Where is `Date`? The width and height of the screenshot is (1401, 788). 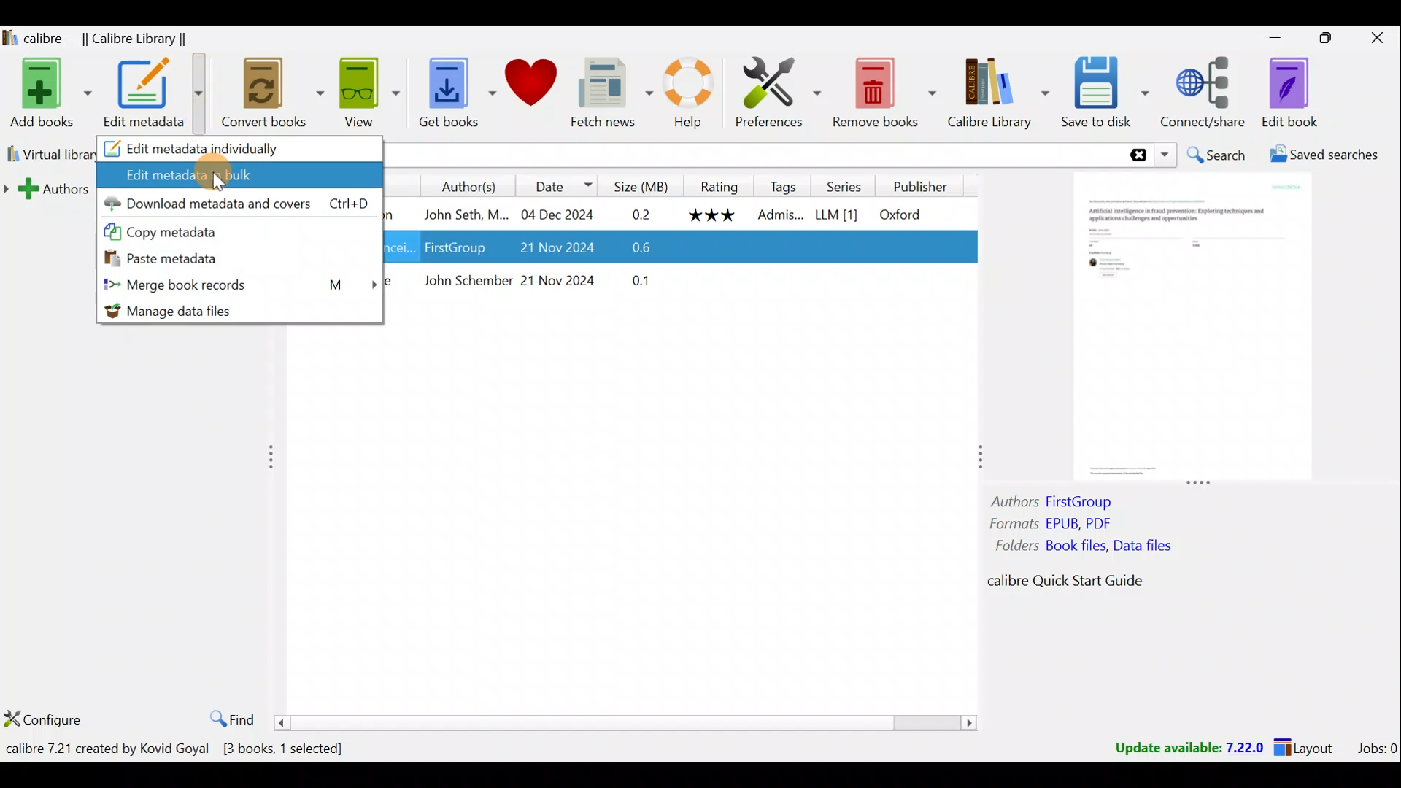 Date is located at coordinates (554, 185).